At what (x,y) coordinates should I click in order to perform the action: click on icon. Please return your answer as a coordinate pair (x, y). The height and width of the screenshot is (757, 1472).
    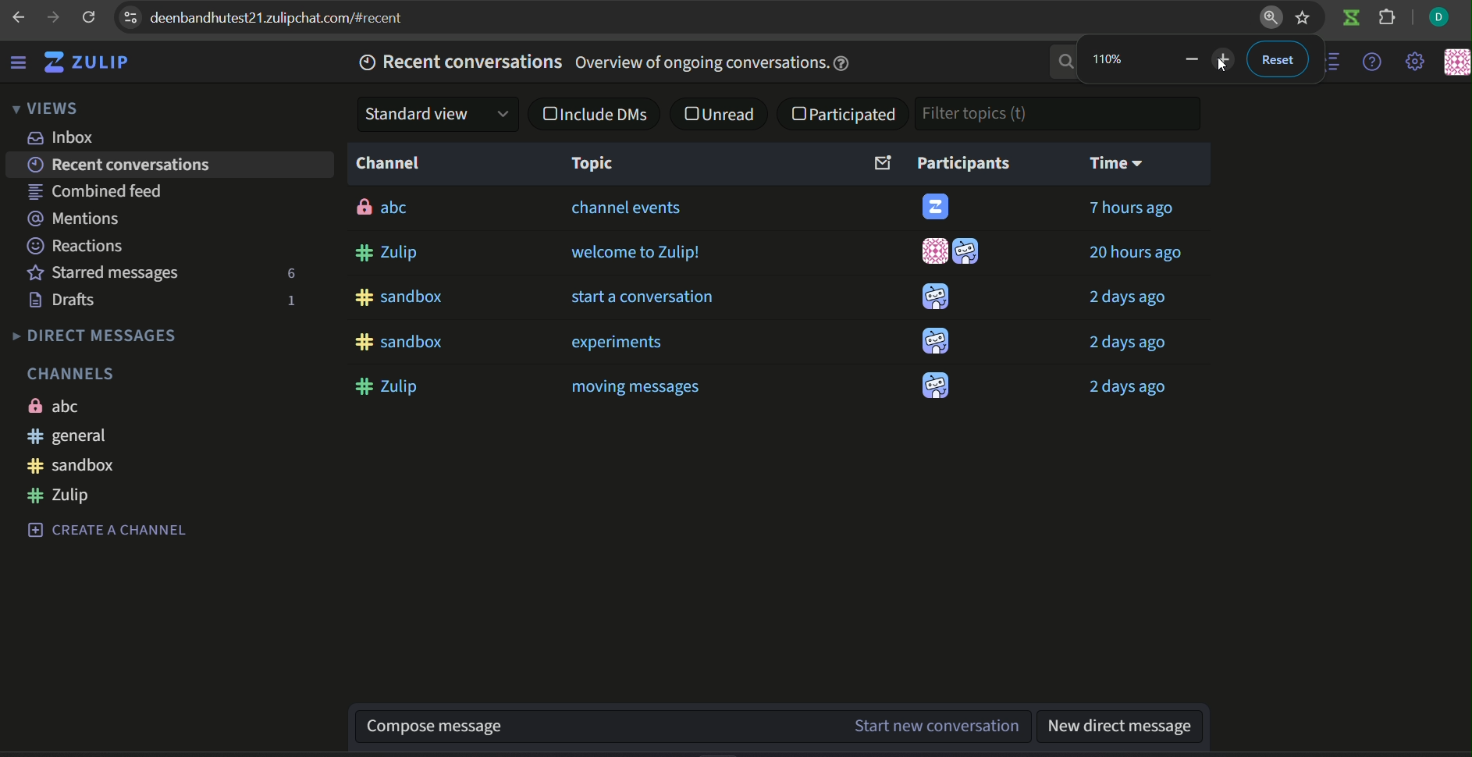
    Looking at the image, I should click on (935, 342).